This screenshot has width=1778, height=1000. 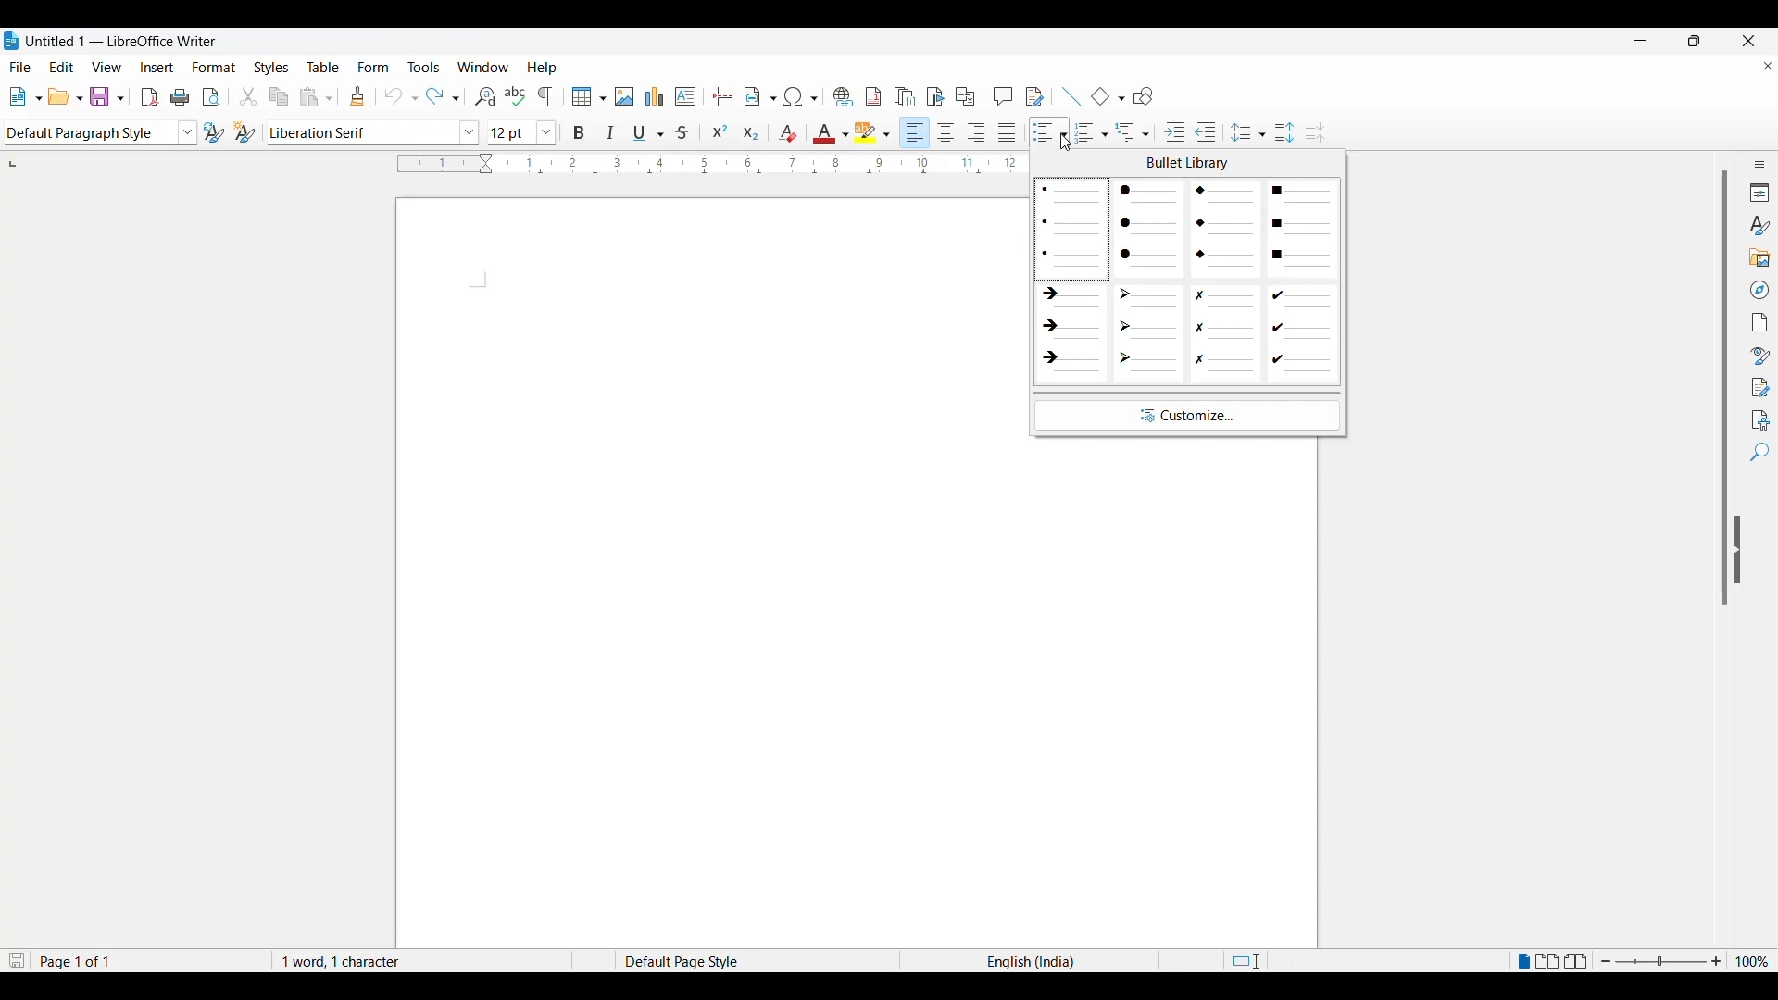 What do you see at coordinates (1522, 958) in the screenshot?
I see `Single page view` at bounding box center [1522, 958].